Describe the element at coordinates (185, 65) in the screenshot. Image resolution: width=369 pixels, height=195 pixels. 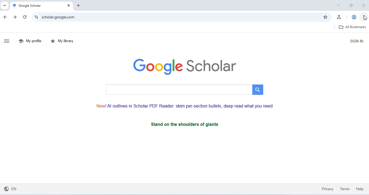
I see `google scholar logo` at that location.